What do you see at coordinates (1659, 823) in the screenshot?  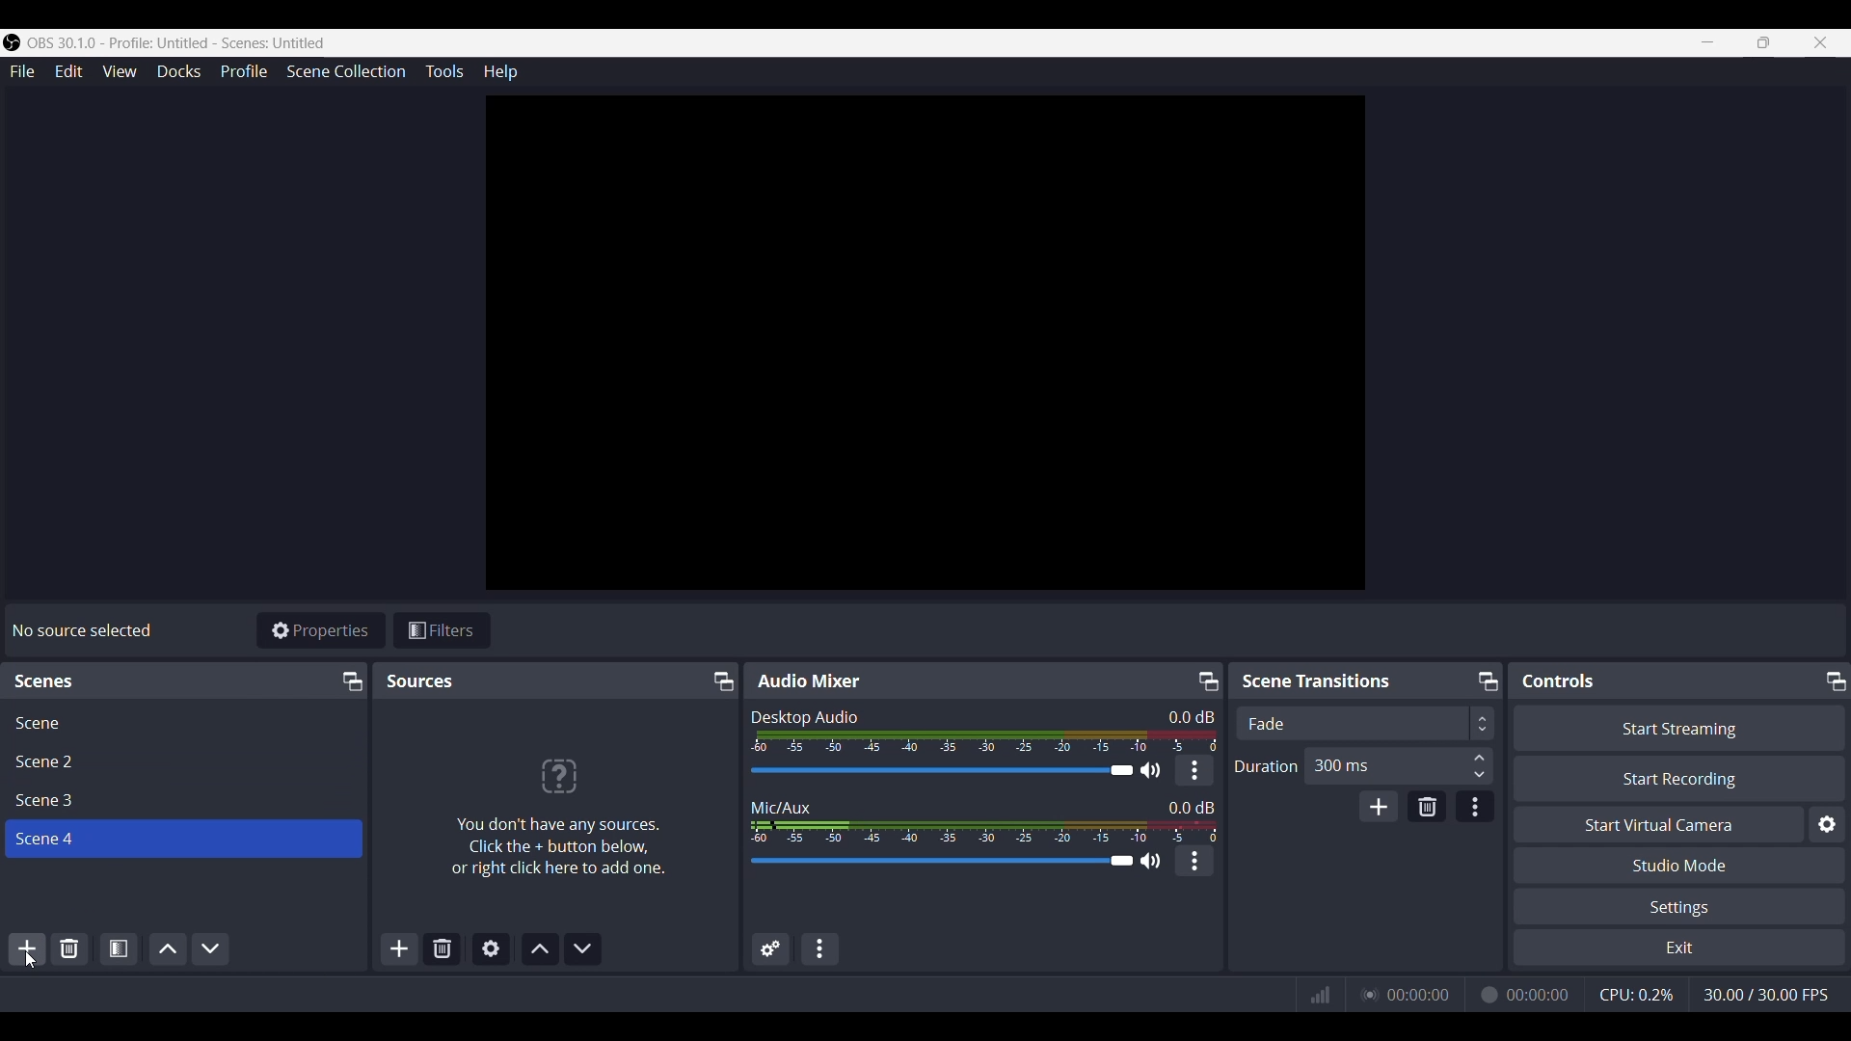 I see `Start Virtual Camera` at bounding box center [1659, 823].